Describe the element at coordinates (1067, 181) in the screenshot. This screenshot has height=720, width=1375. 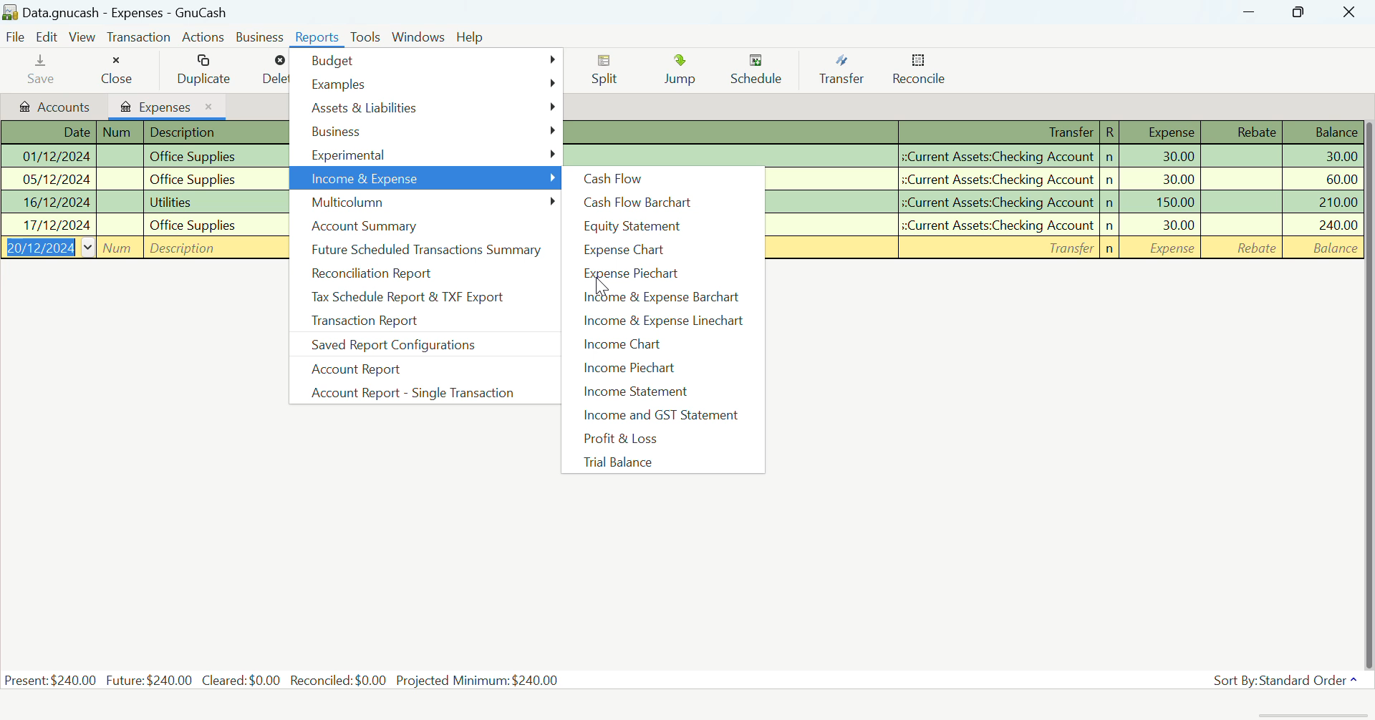
I see `Office Supplies` at that location.